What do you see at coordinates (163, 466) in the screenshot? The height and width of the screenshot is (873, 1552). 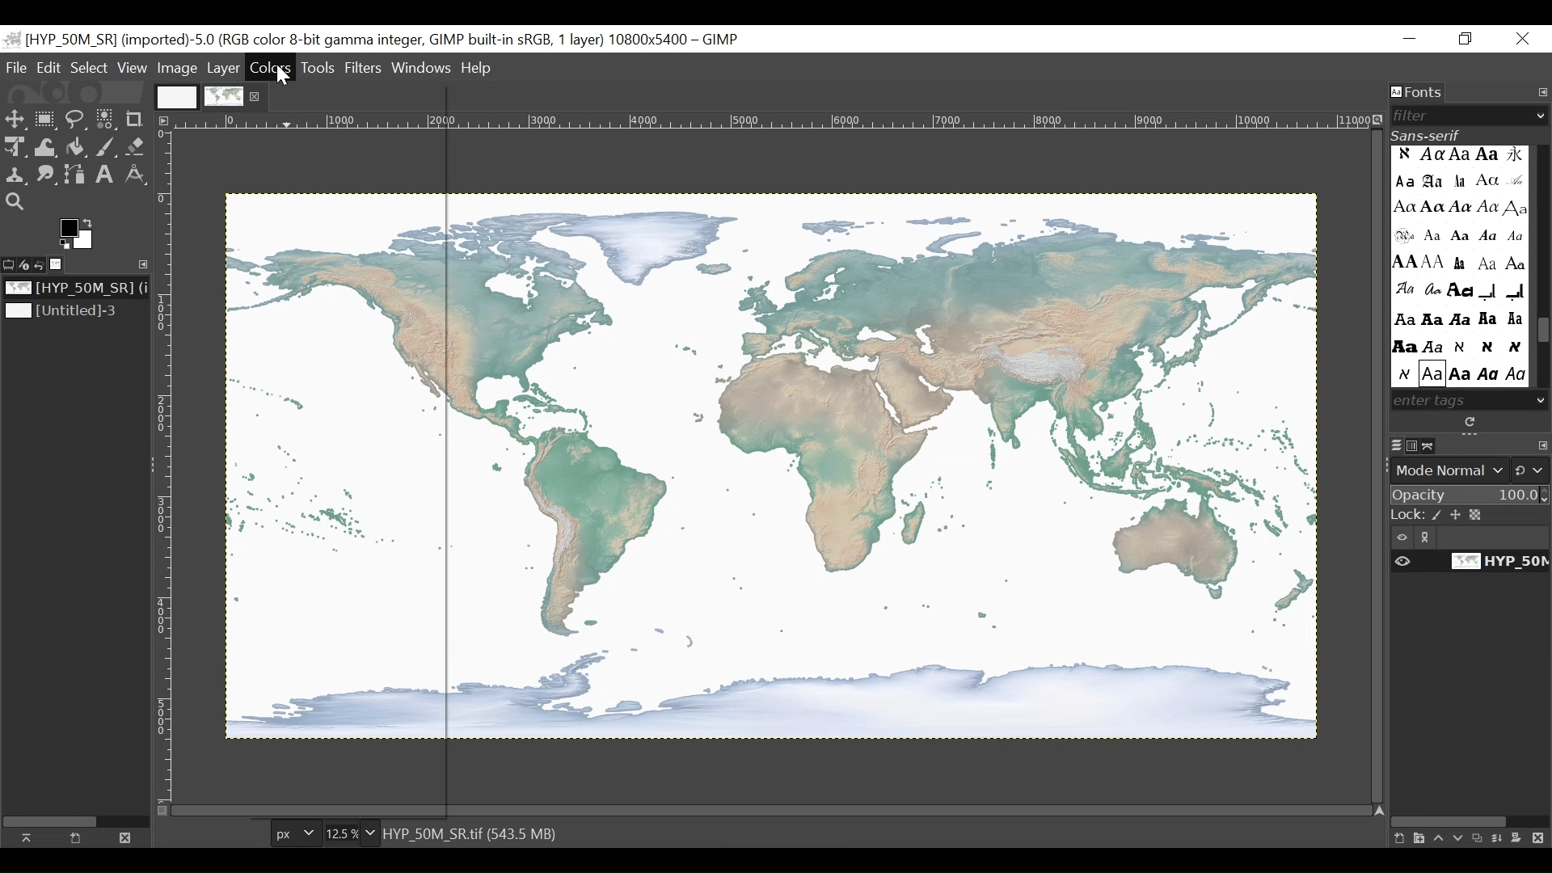 I see `Vertical Rule` at bounding box center [163, 466].